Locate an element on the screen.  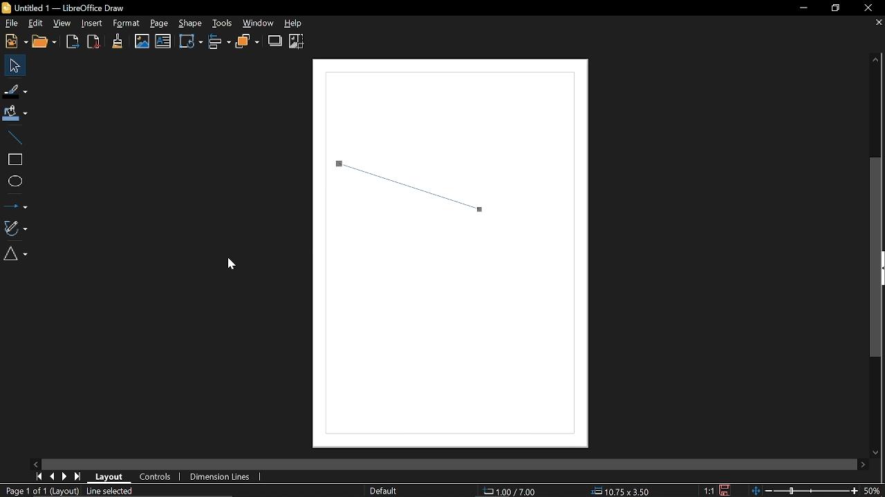
Close is located at coordinates (868, 9).